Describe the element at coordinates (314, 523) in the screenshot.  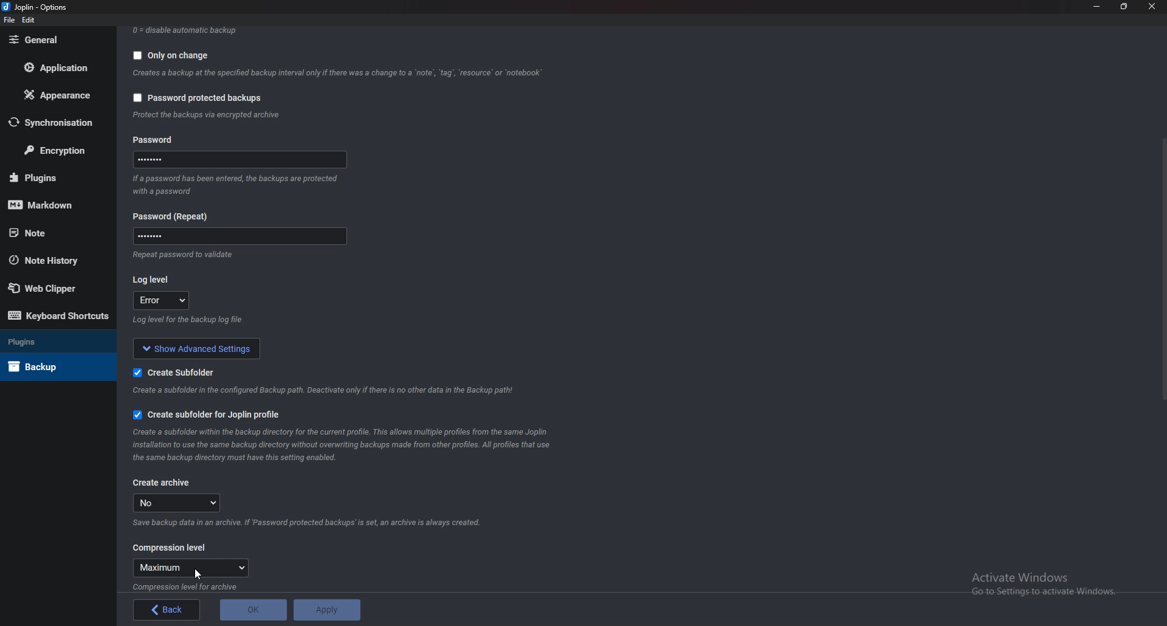
I see `Info` at that location.